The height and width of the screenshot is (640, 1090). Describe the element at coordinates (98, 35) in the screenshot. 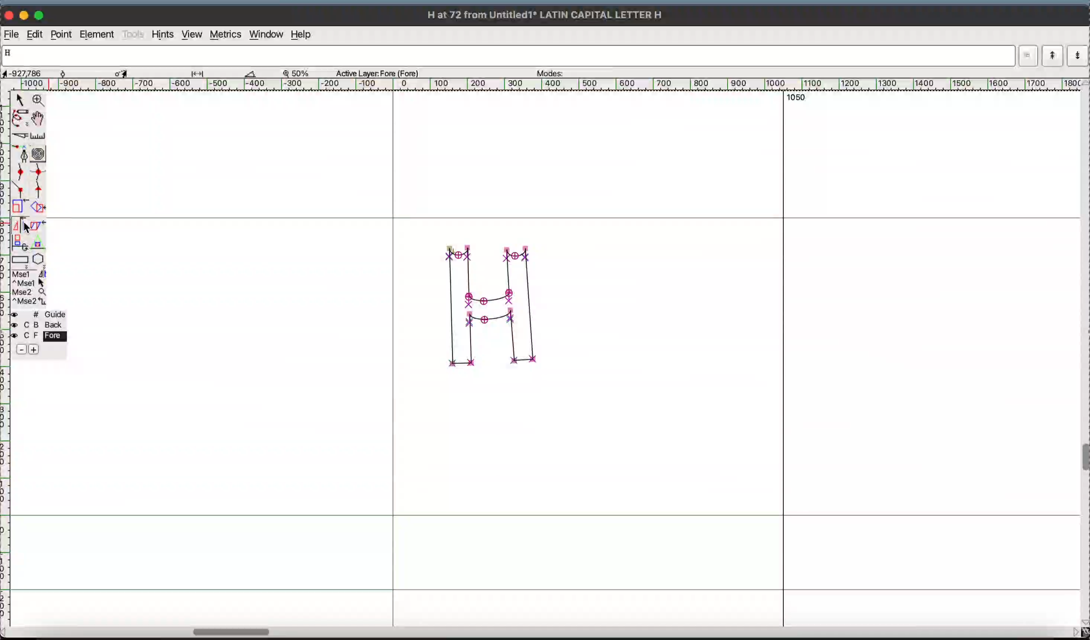

I see `element` at that location.